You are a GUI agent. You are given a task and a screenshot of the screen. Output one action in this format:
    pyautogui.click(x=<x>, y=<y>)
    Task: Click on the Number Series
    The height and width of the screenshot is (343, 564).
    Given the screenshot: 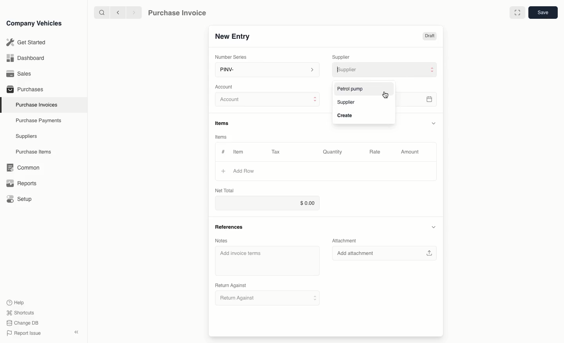 What is the action you would take?
    pyautogui.click(x=233, y=56)
    